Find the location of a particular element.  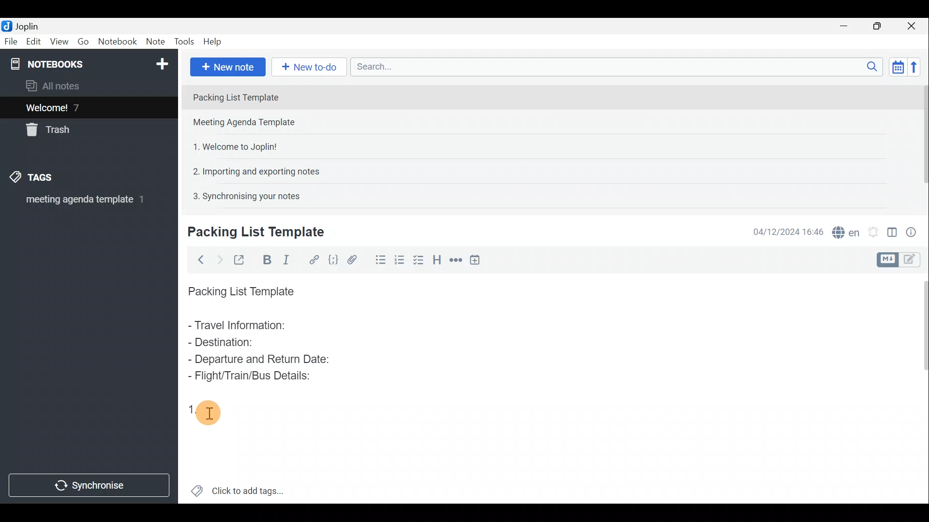

cursor is located at coordinates (209, 414).